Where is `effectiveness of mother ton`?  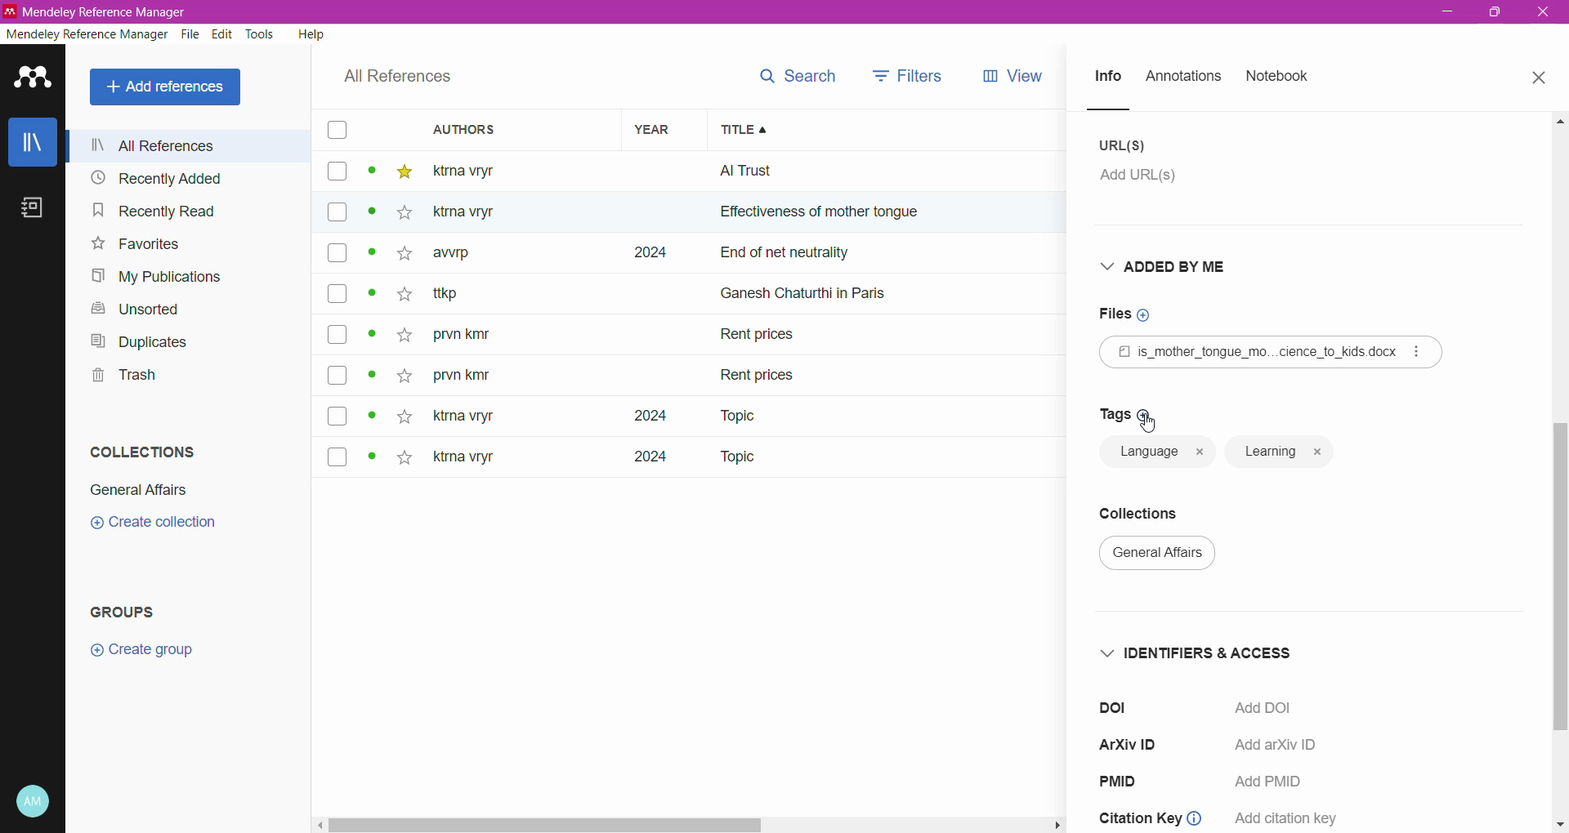 effectiveness of mother ton is located at coordinates (799, 216).